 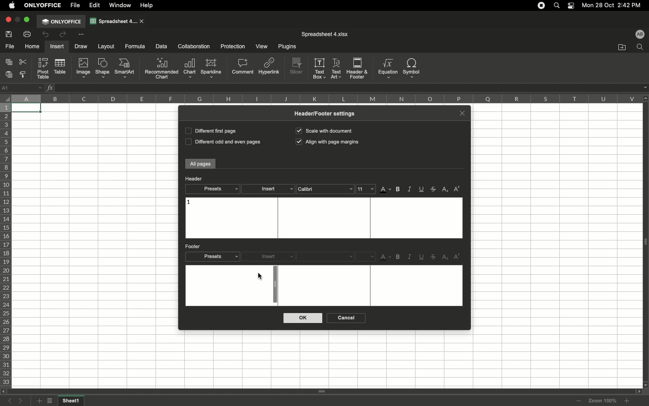 What do you see at coordinates (148, 5) in the screenshot?
I see `Help` at bounding box center [148, 5].